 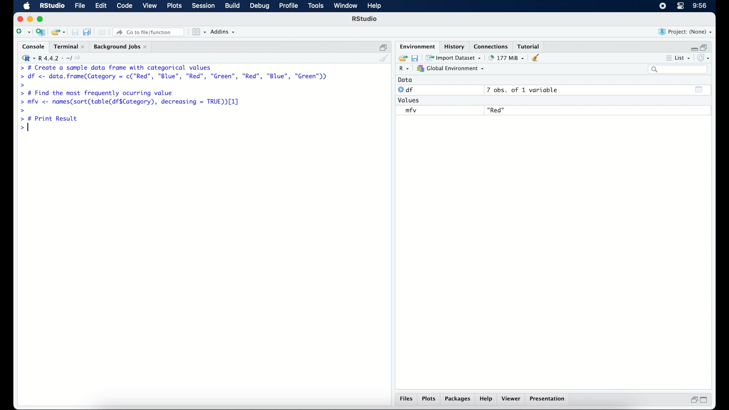 I want to click on viewer, so click(x=512, y=399).